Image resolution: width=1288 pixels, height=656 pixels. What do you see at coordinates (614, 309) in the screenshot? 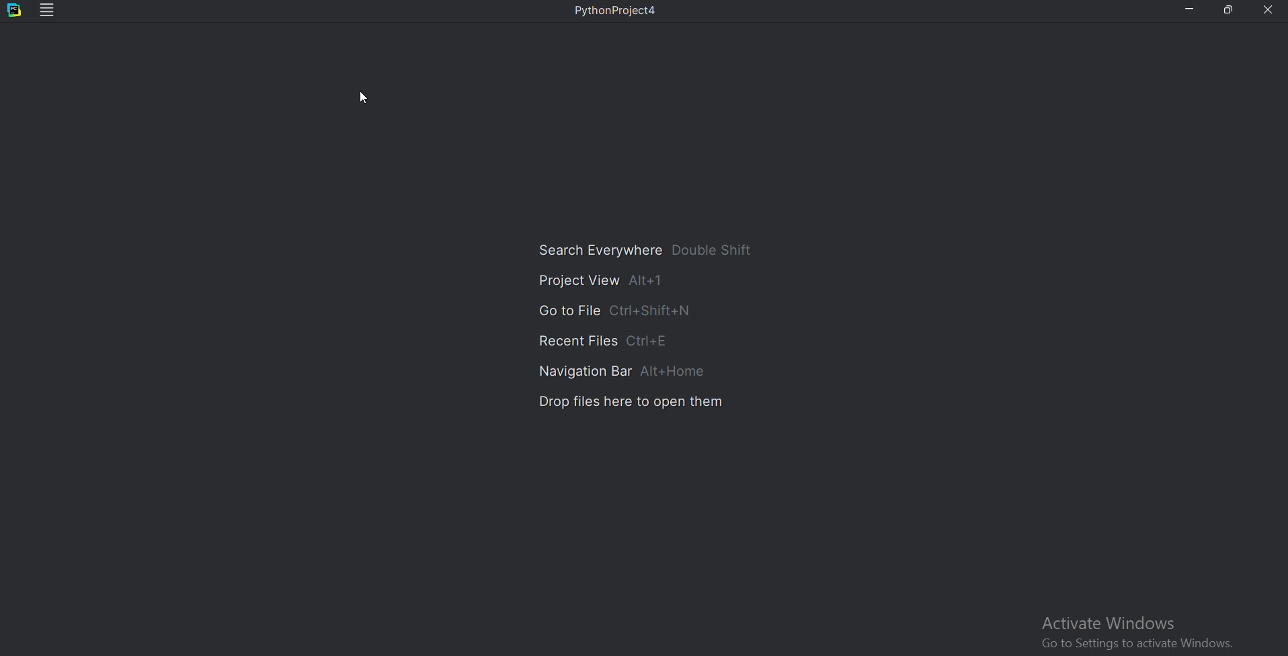
I see `Go to file` at bounding box center [614, 309].